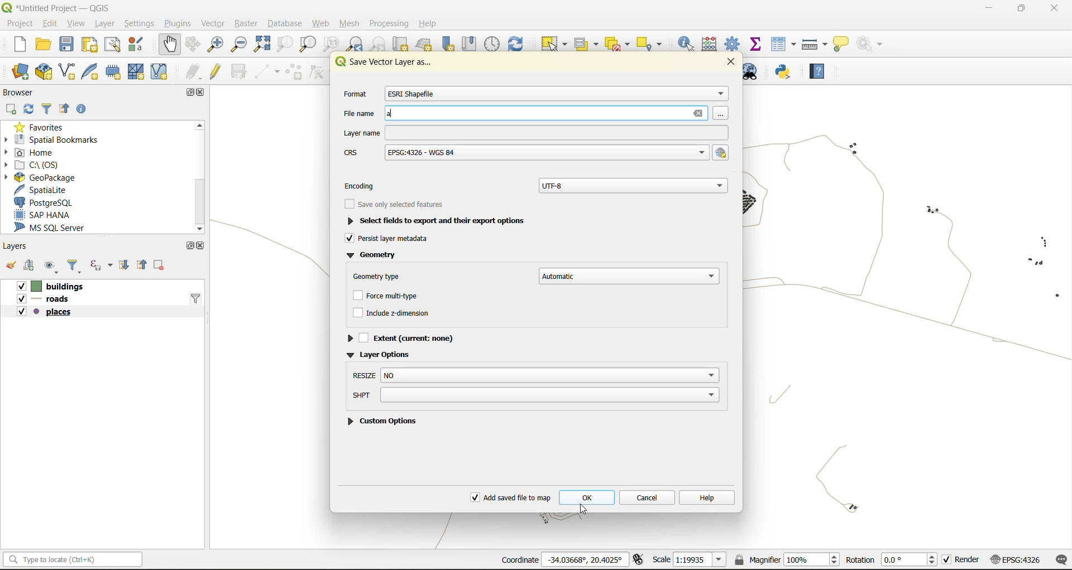 This screenshot has height=570, width=1072. What do you see at coordinates (377, 255) in the screenshot?
I see `Geometry` at bounding box center [377, 255].